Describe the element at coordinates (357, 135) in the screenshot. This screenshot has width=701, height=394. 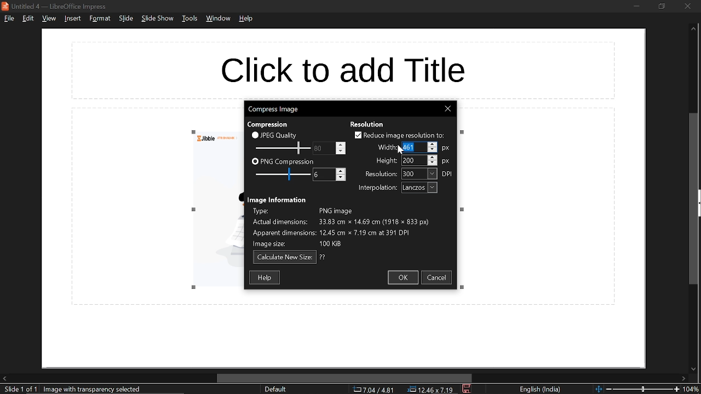
I see `checkbox` at that location.